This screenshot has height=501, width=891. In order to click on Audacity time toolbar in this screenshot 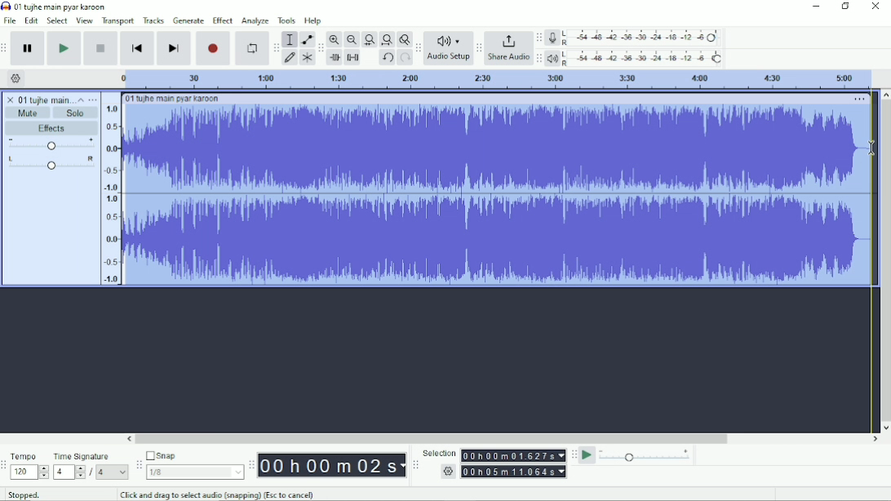, I will do `click(251, 464)`.